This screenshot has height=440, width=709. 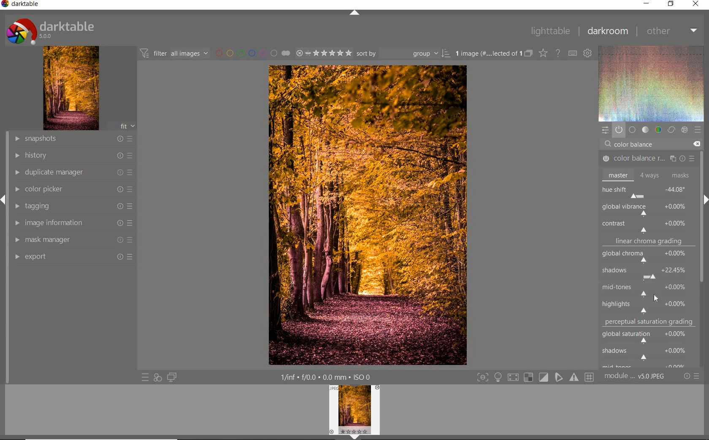 I want to click on show global preference, so click(x=588, y=54).